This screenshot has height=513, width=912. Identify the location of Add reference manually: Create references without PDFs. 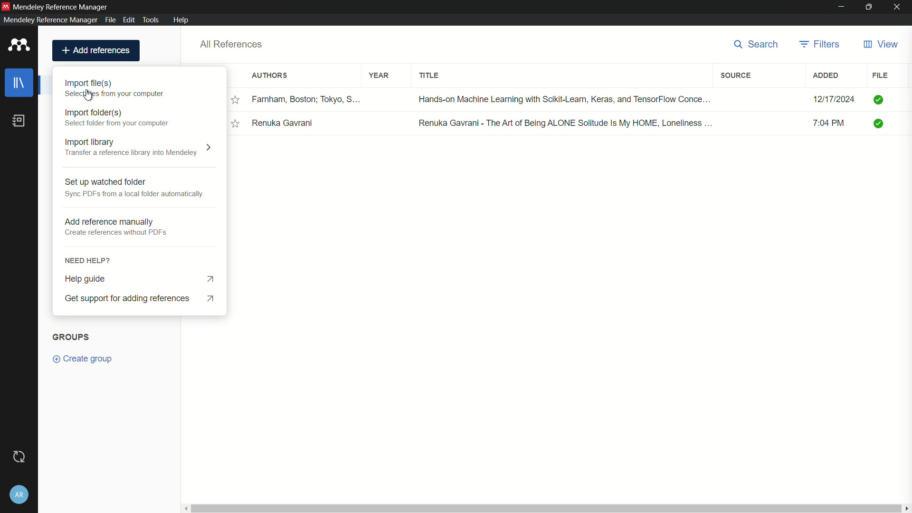
(134, 228).